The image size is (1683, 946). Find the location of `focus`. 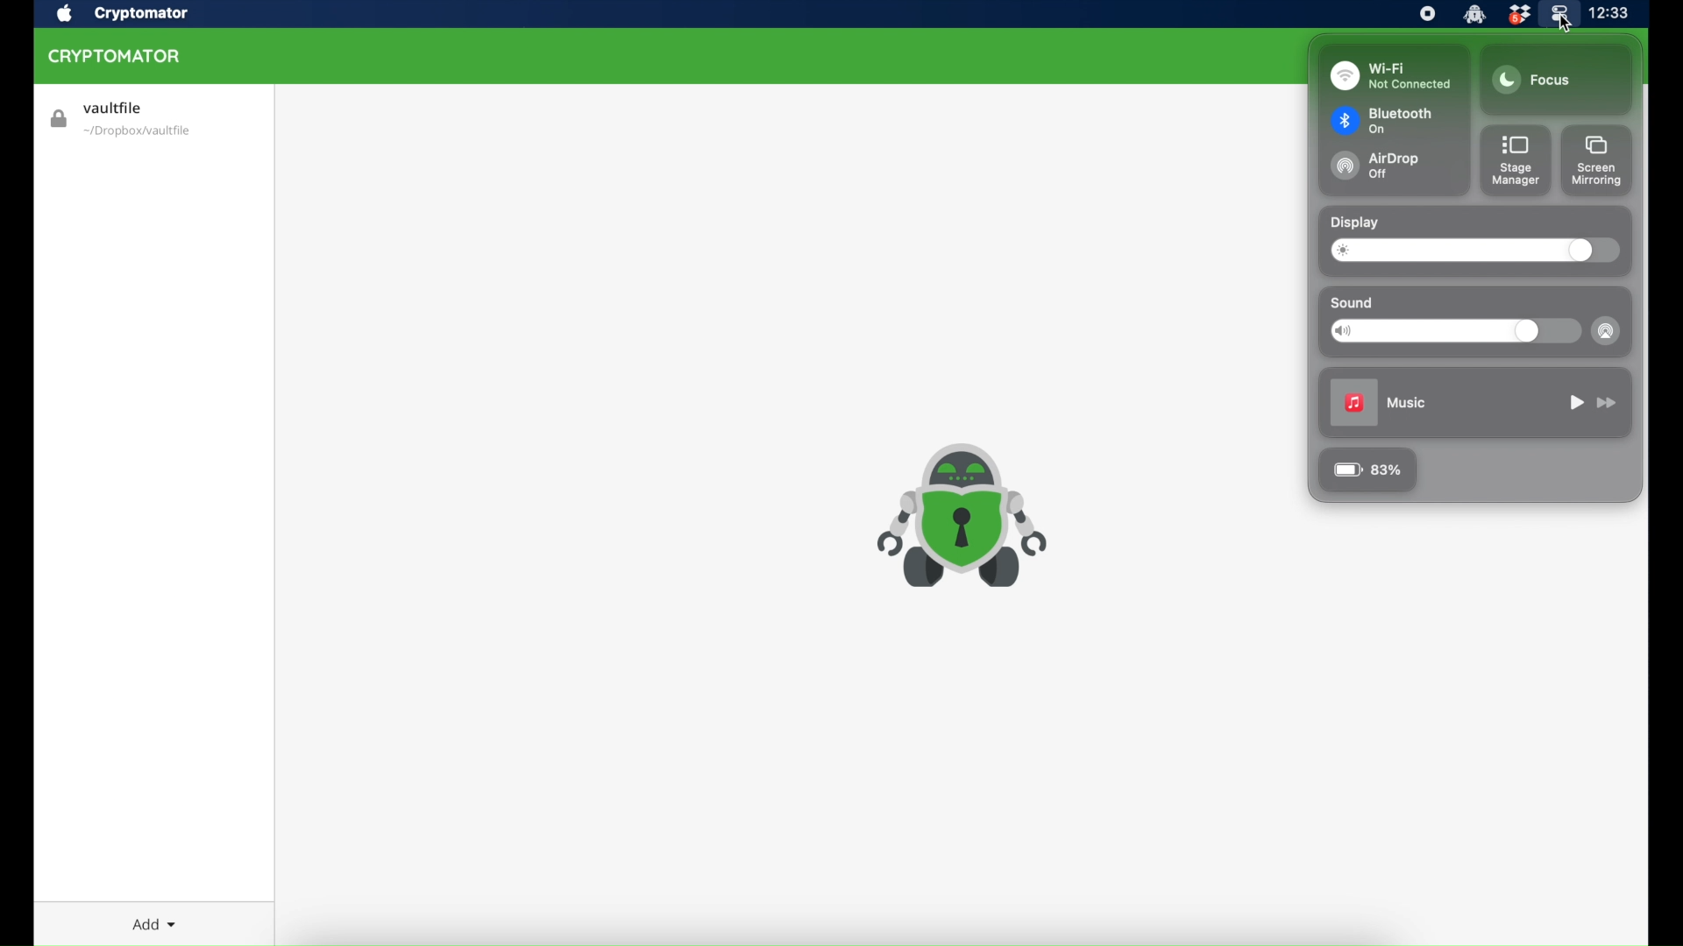

focus is located at coordinates (1534, 81).